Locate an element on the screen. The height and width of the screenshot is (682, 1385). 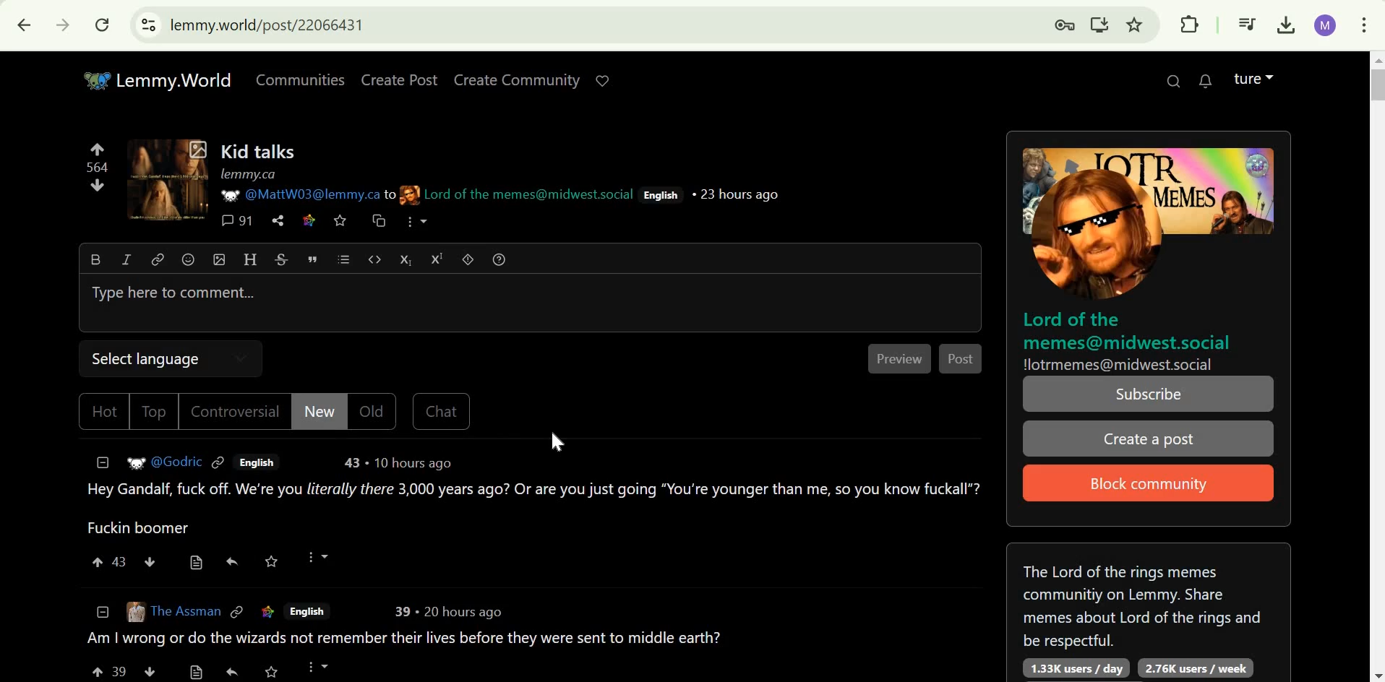
Create Community is located at coordinates (519, 80).